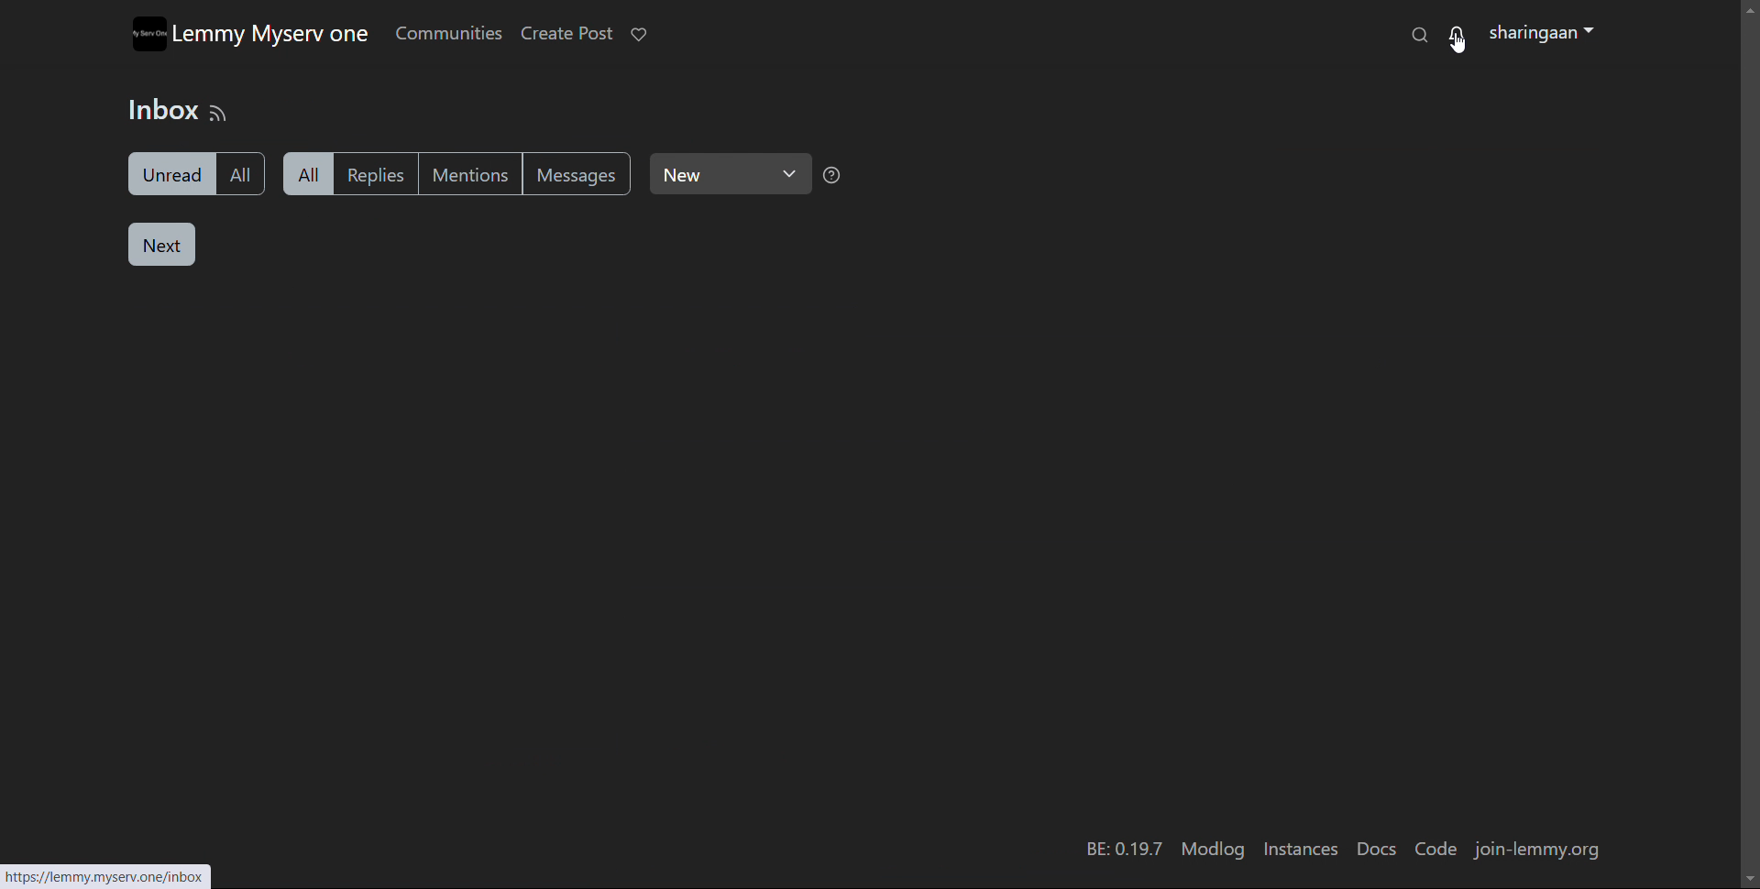 The image size is (1760, 889). I want to click on notification, so click(1459, 35).